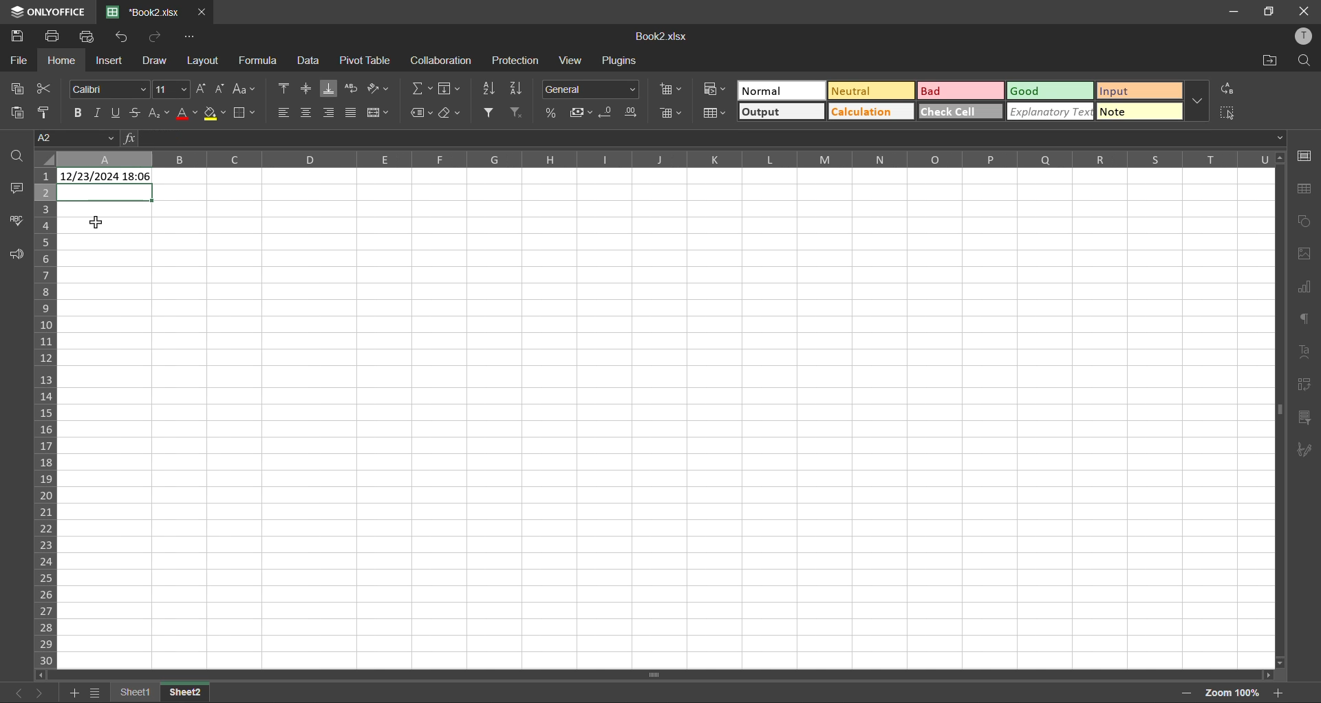  I want to click on fill color, so click(216, 113).